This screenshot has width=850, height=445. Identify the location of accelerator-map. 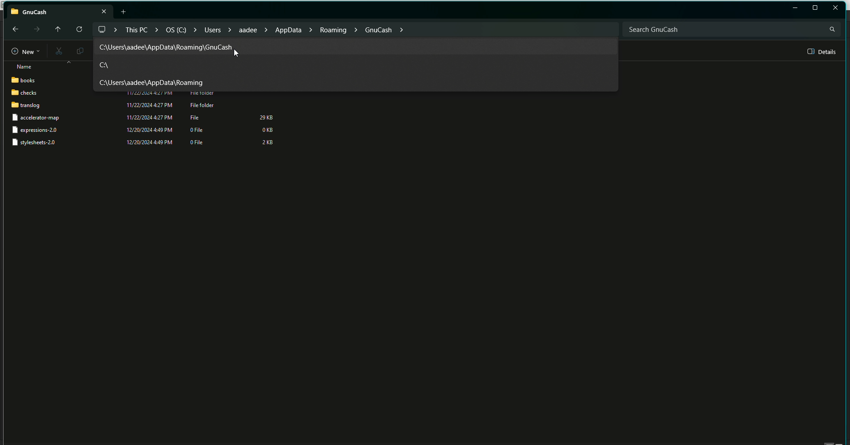
(42, 119).